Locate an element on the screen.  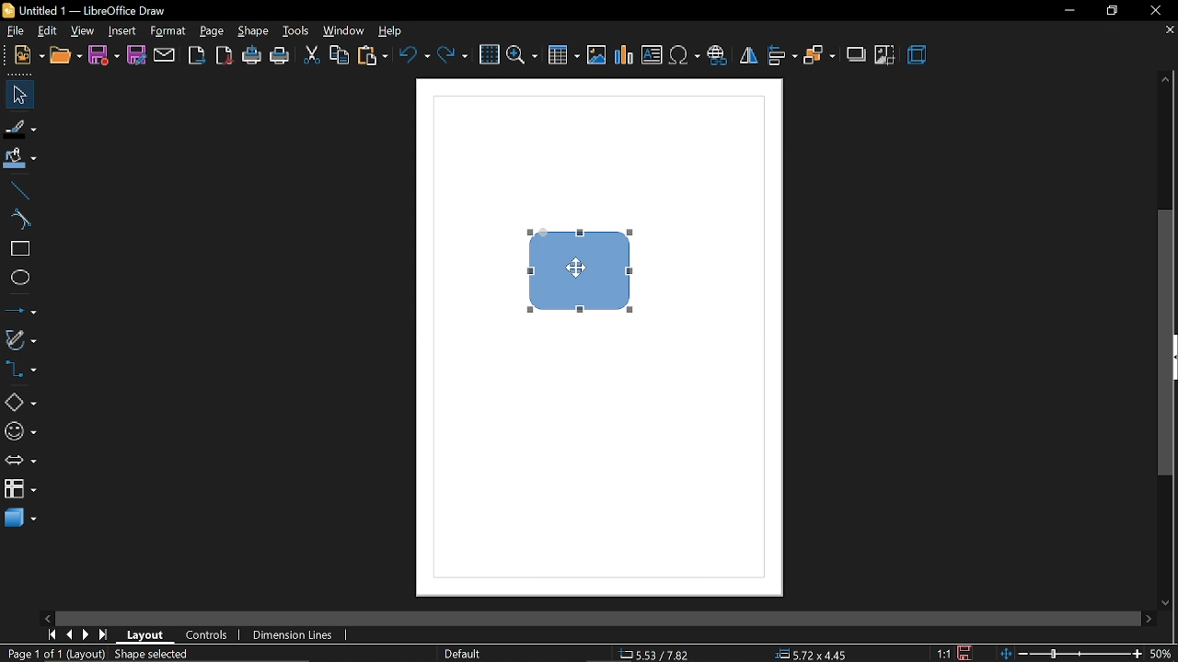
page is located at coordinates (214, 31).